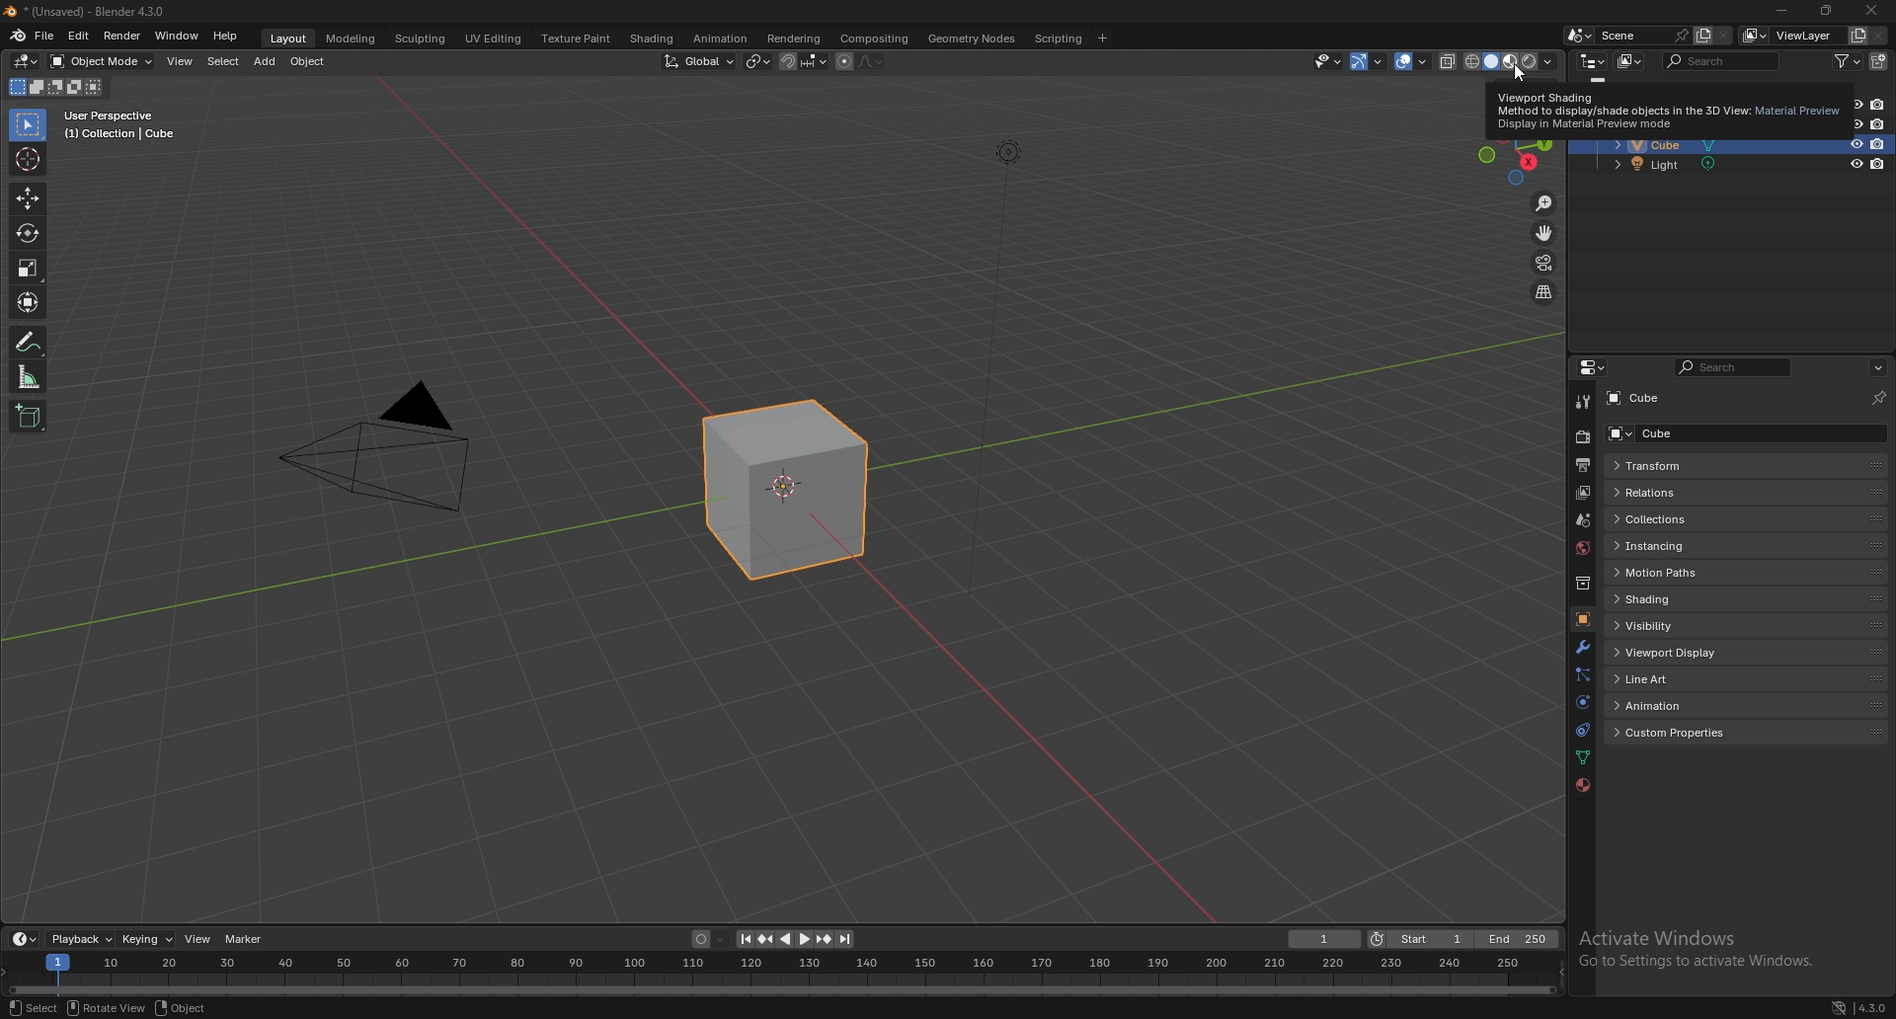 This screenshot has height=1019, width=1896. Describe the element at coordinates (759, 62) in the screenshot. I see `transform pivot point` at that location.